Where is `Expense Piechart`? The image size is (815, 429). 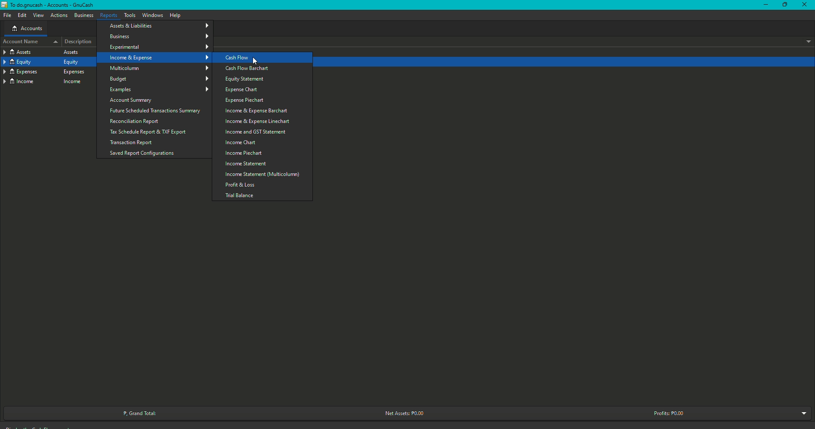 Expense Piechart is located at coordinates (245, 100).